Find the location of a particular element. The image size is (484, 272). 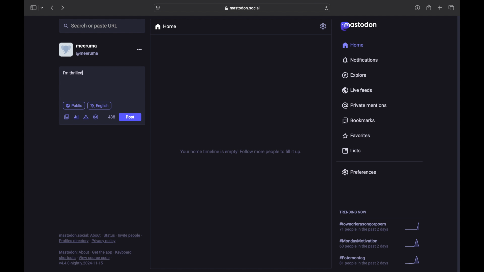

notifications is located at coordinates (360, 60).